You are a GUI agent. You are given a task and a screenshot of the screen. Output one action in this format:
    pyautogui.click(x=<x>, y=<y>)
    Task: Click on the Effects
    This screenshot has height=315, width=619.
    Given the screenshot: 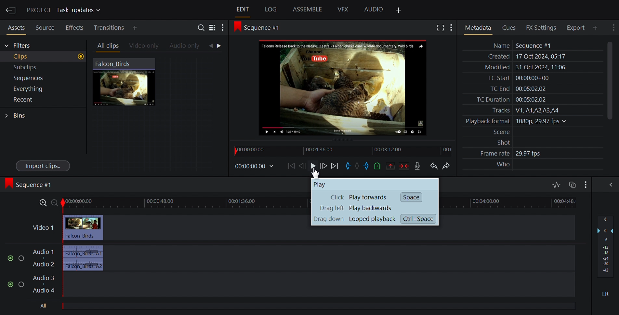 What is the action you would take?
    pyautogui.click(x=74, y=28)
    